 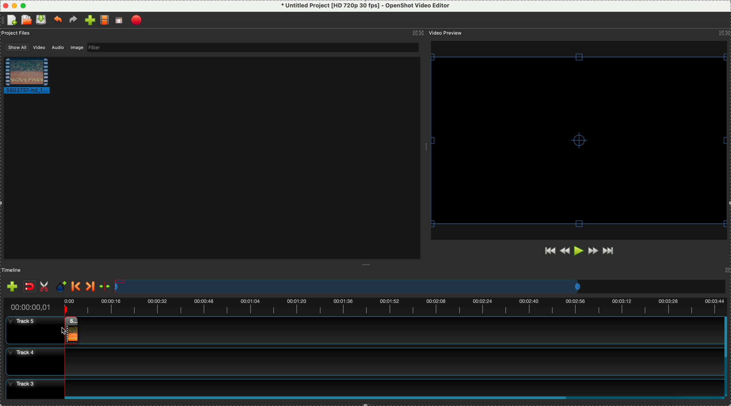 I want to click on audio, so click(x=56, y=48).